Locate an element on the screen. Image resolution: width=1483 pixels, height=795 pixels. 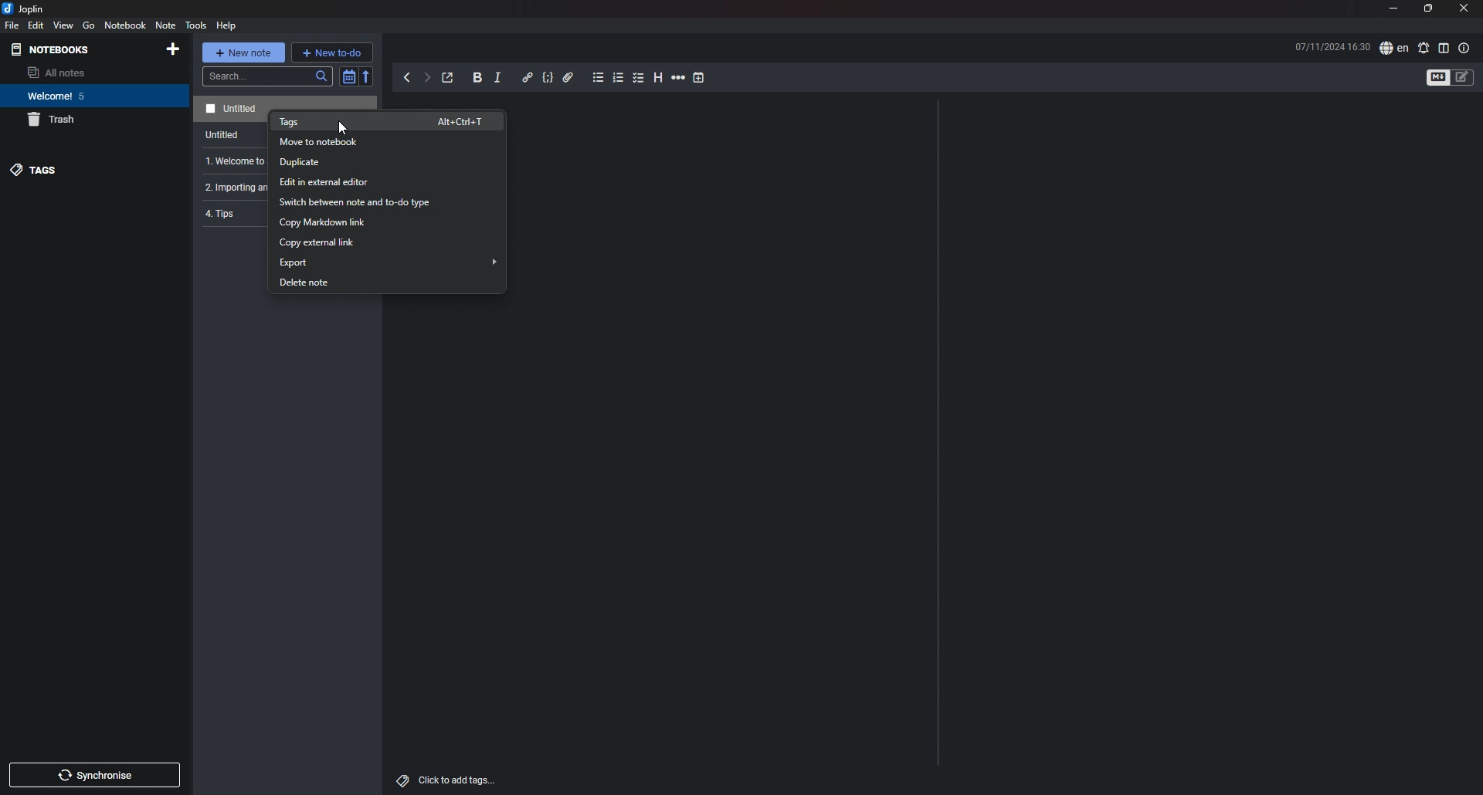
joplin is located at coordinates (26, 9).